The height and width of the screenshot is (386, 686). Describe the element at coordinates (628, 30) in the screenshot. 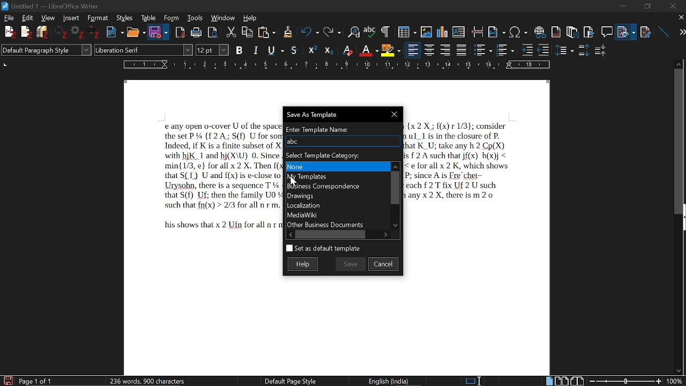

I see `File` at that location.